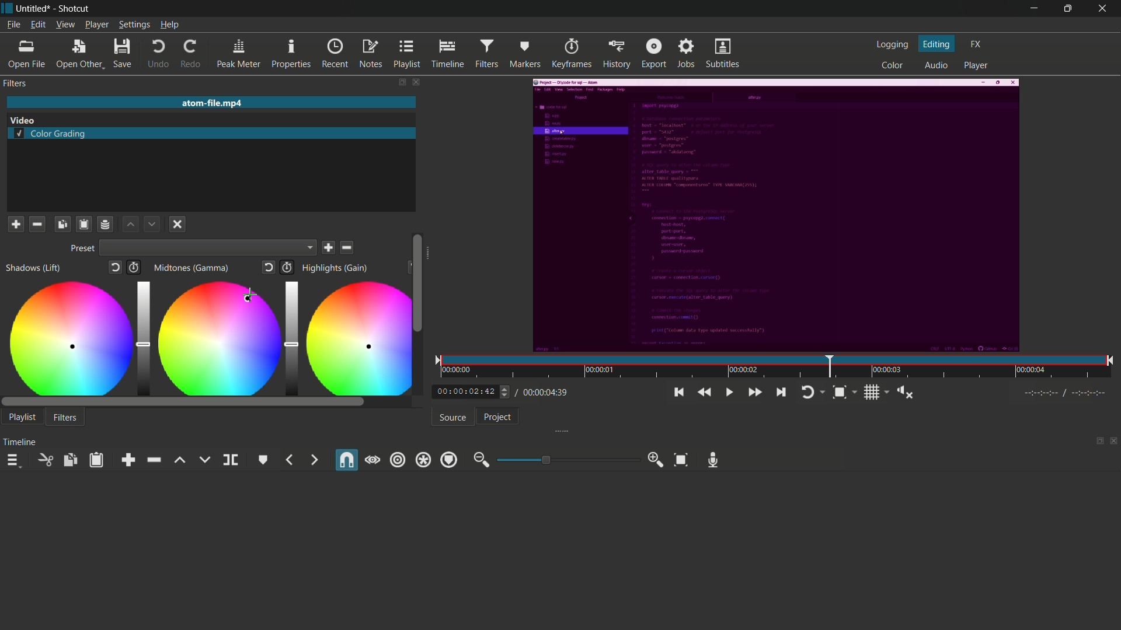 This screenshot has width=1121, height=630. Describe the element at coordinates (7, 8) in the screenshot. I see `app icon` at that location.